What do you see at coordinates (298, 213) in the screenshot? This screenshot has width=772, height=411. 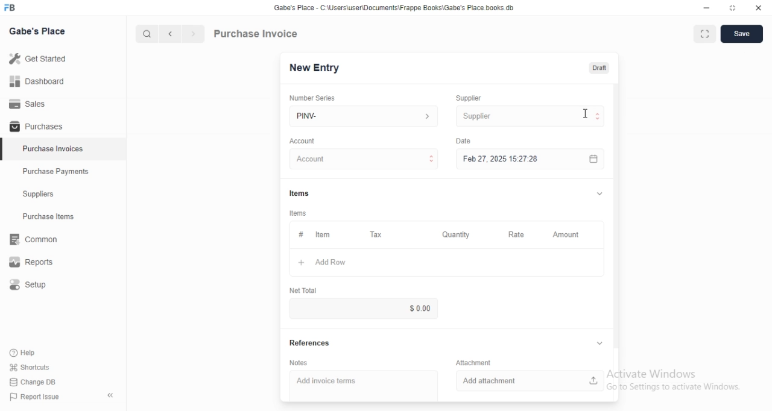 I see `Items` at bounding box center [298, 213].